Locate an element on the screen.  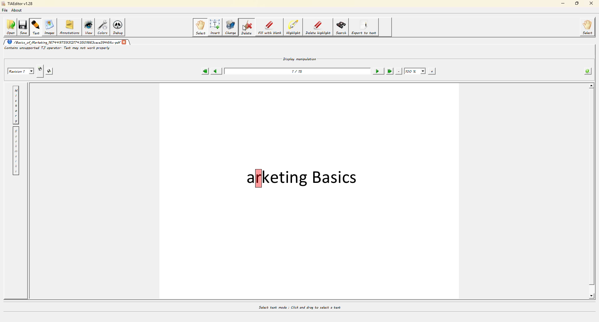
previous page is located at coordinates (217, 70).